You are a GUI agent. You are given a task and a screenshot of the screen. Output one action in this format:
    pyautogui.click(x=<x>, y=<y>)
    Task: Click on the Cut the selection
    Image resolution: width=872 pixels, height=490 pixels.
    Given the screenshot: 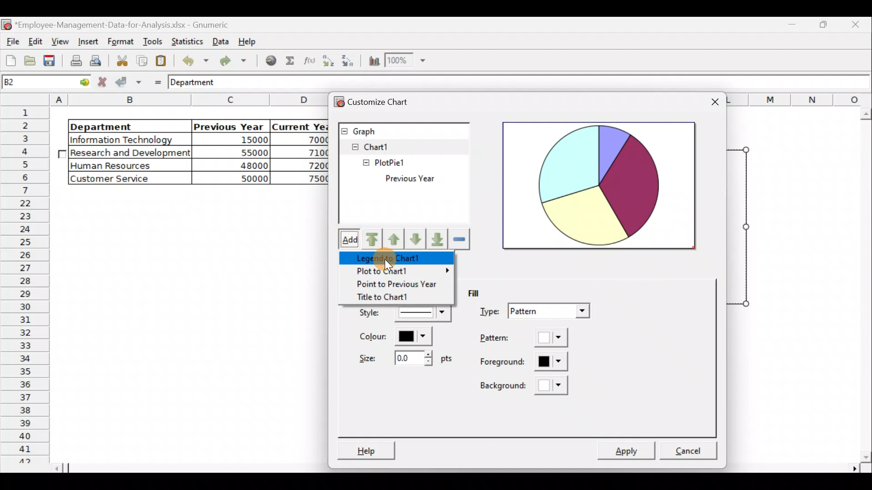 What is the action you would take?
    pyautogui.click(x=122, y=59)
    